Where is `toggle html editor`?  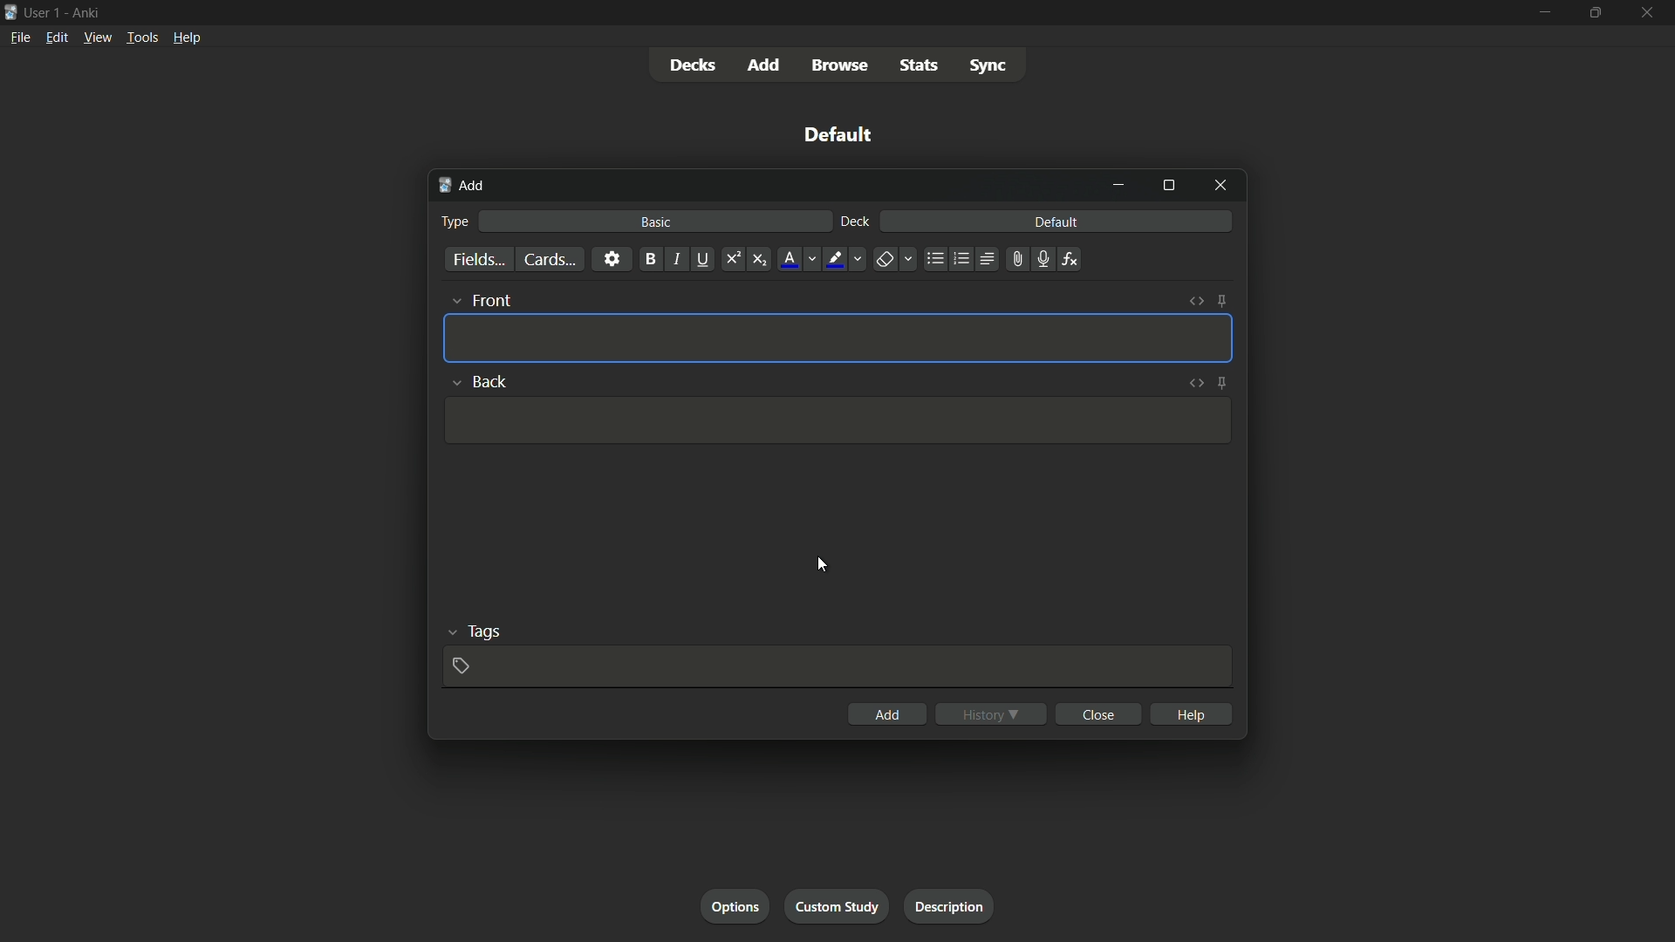 toggle html editor is located at coordinates (1197, 301).